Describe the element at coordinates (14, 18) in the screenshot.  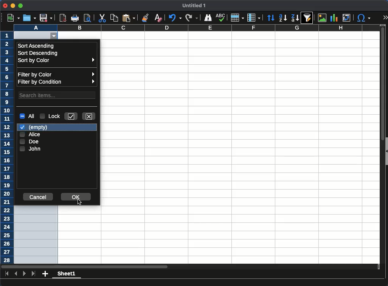
I see `new` at that location.